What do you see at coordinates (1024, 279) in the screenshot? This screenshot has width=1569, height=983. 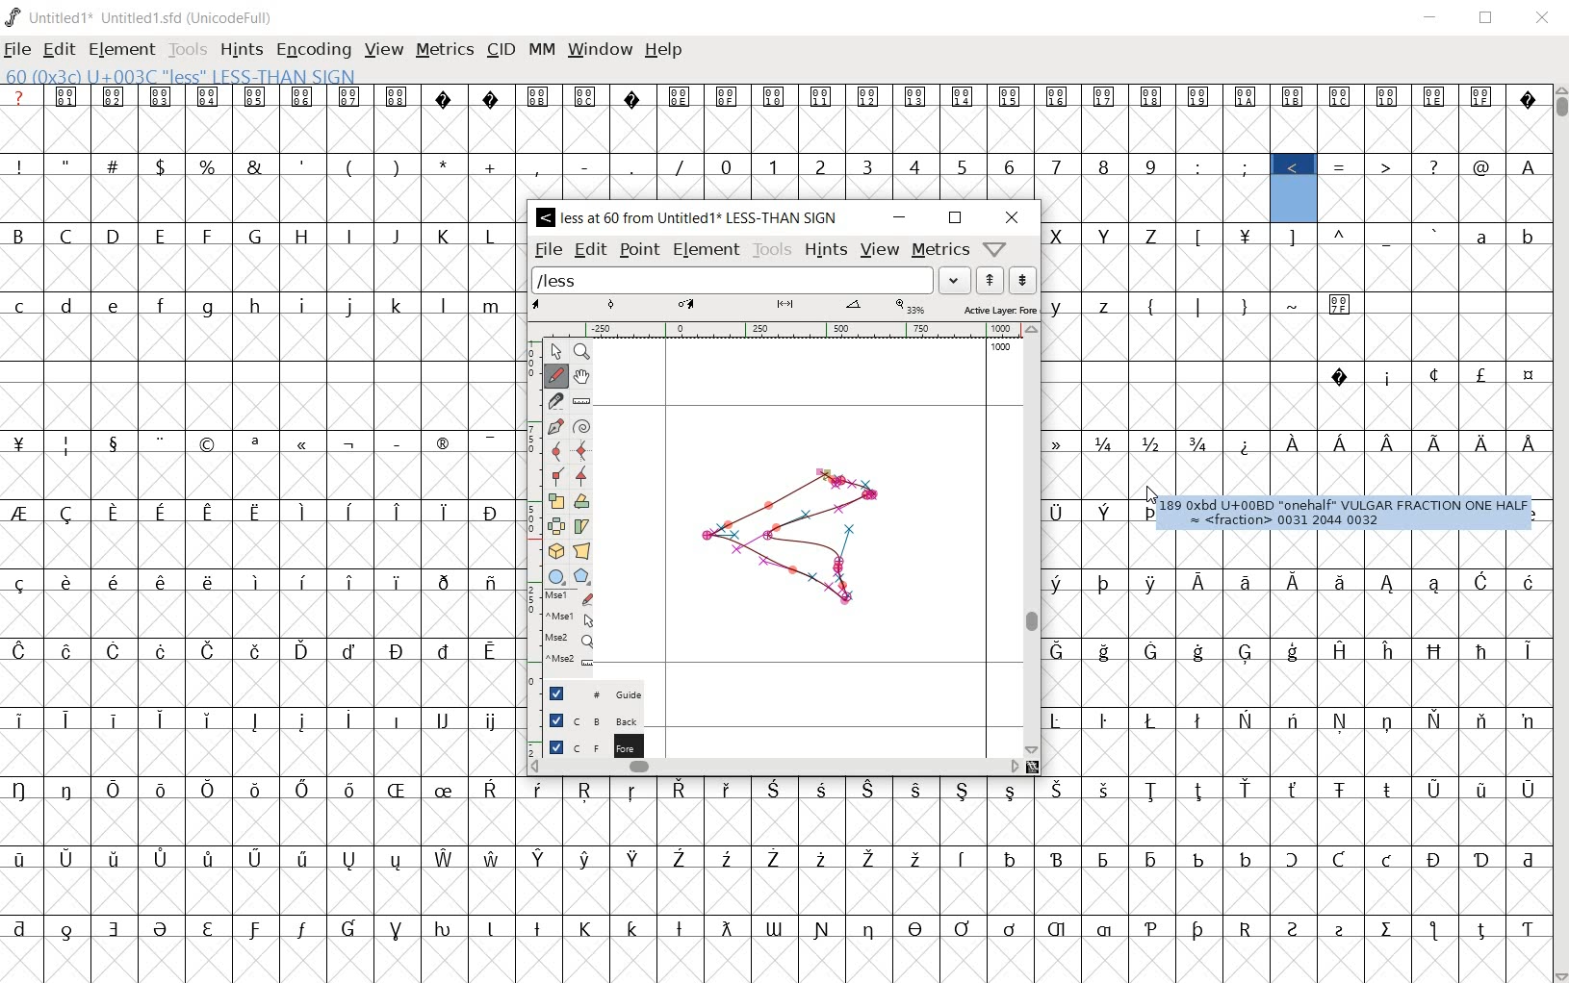 I see `show the previous word on the list` at bounding box center [1024, 279].